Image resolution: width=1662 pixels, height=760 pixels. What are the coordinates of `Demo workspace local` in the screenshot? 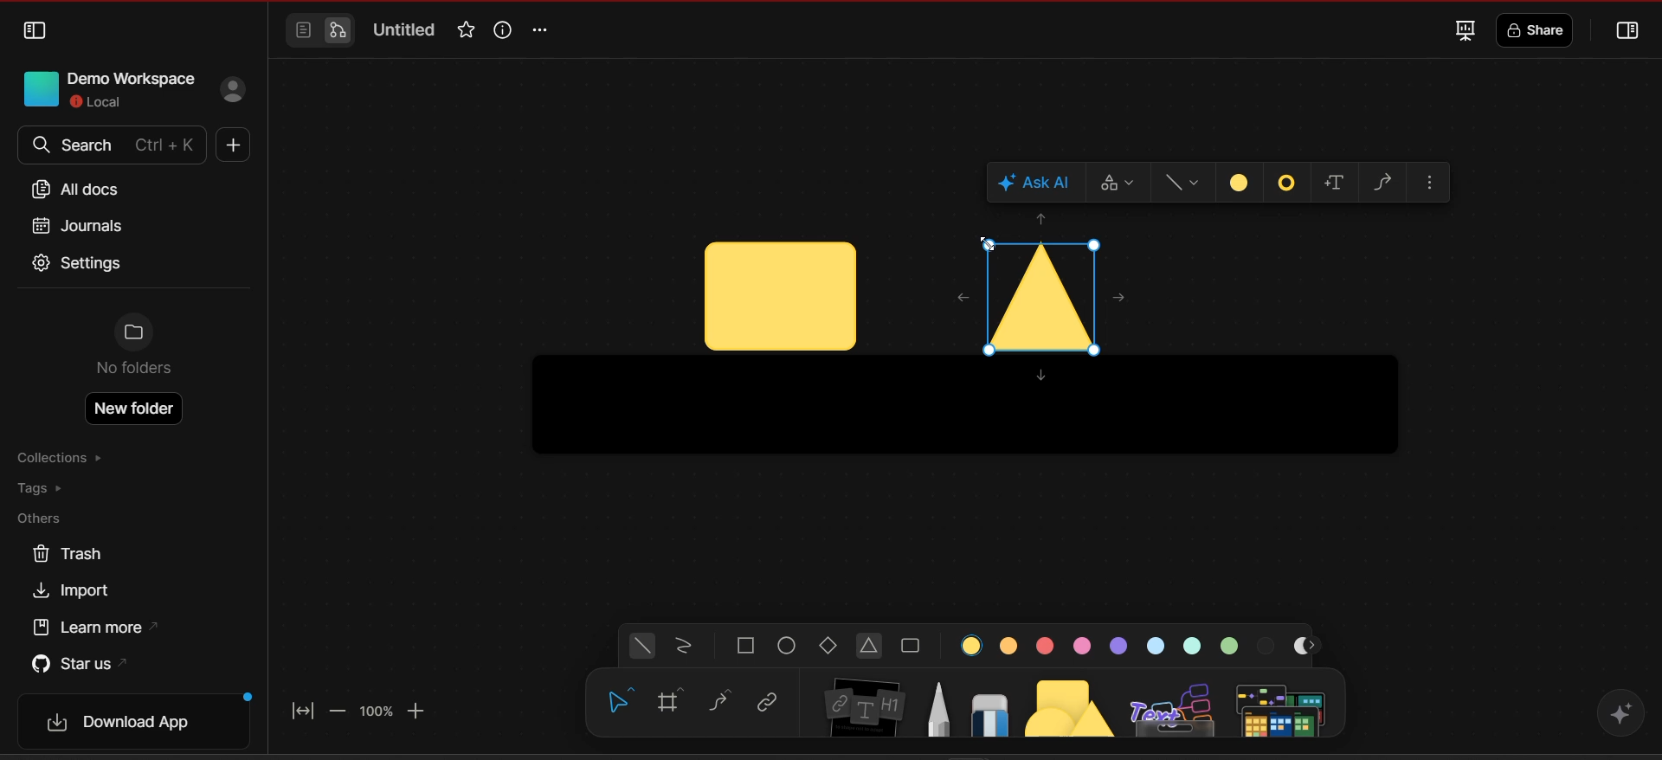 It's located at (103, 87).